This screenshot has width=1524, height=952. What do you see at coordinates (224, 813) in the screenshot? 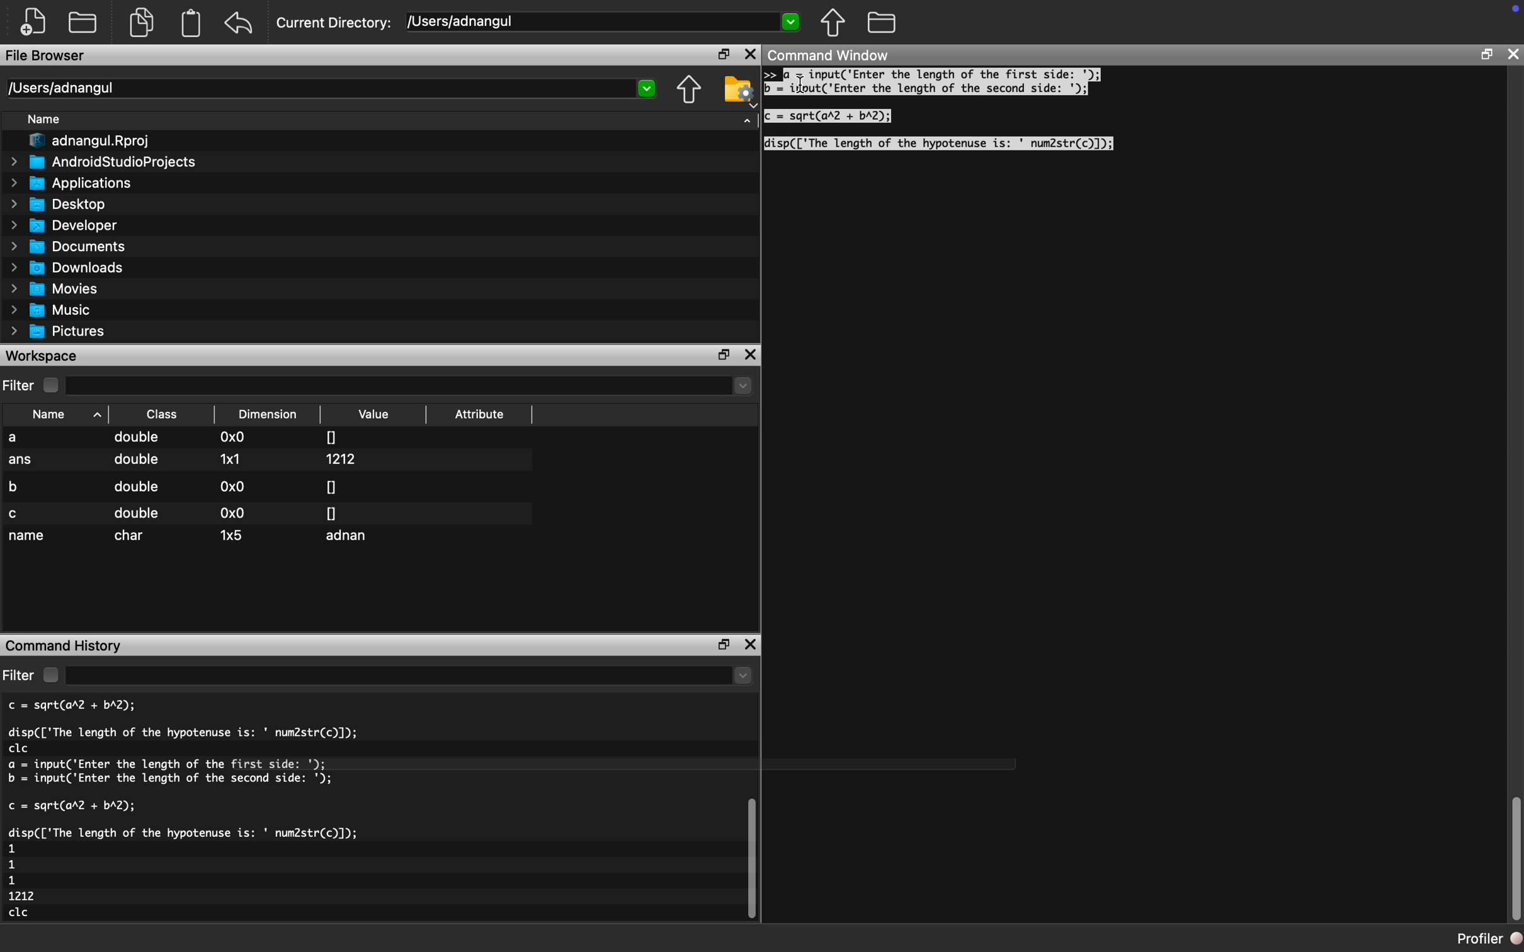
I see `c = sqrt(arl + bA2);

disp(['The length of the hypotenuse is: ' num2str(c)]);
clc

a = input('Enter the length of the first side: ');

b = input('Enter the length of the second side: ');

c = sqrt(ar2 + bA2);

disp(['The length of the hypotenuse is: ' num2str(c)]);
1

1

1

1212

clc` at bounding box center [224, 813].